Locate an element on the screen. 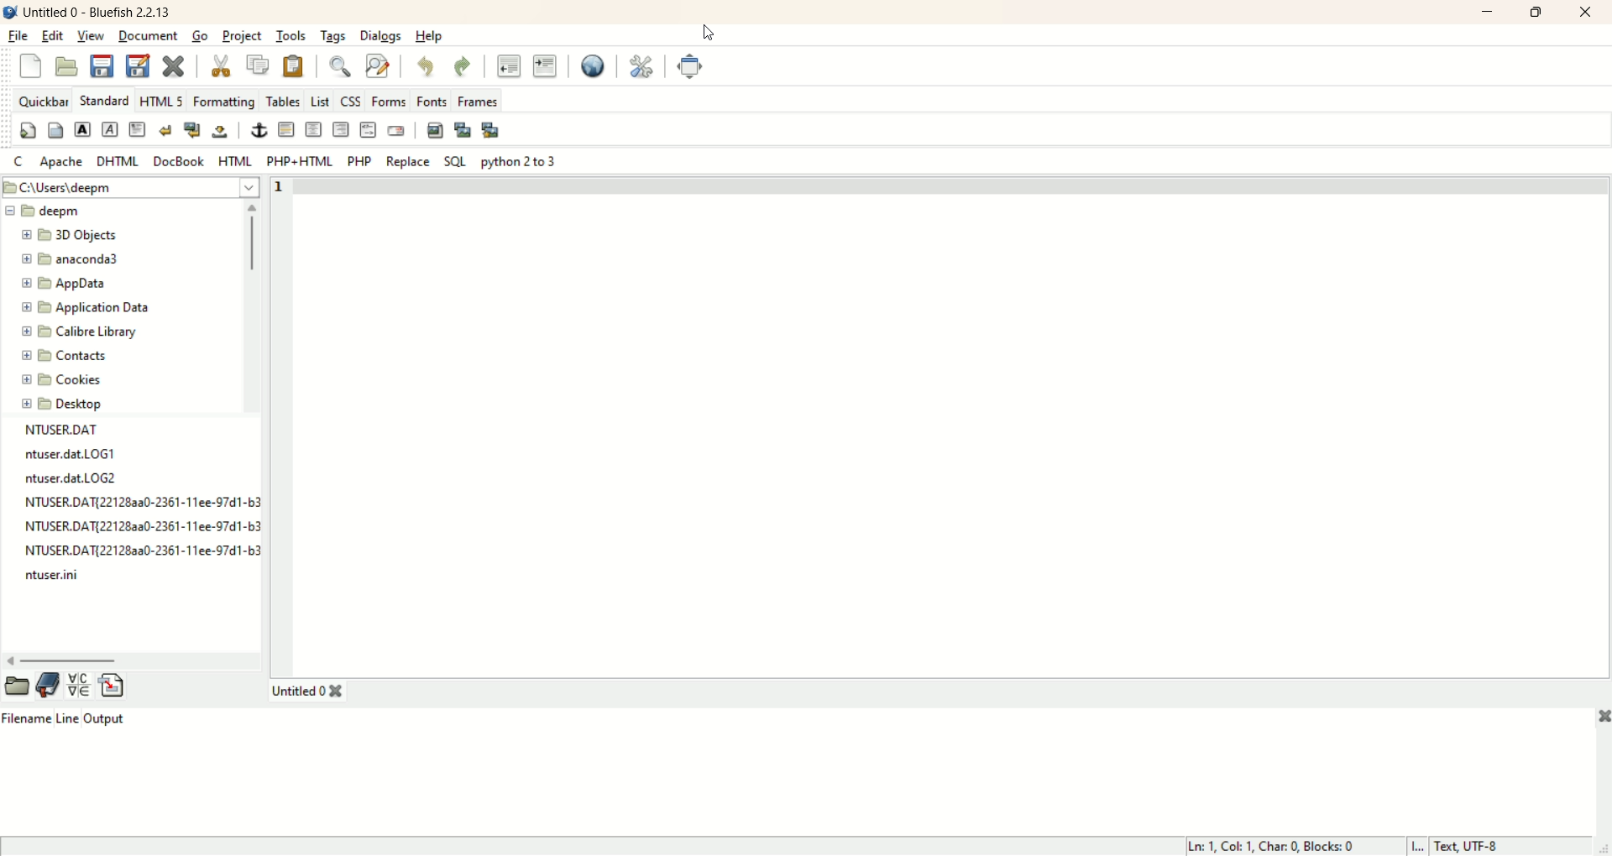 The width and height of the screenshot is (1612, 856). HTML 5 is located at coordinates (163, 100).